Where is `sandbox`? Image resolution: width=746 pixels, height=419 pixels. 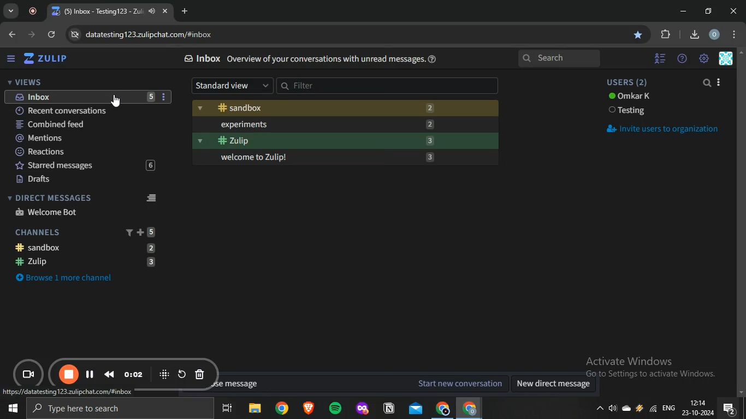 sandbox is located at coordinates (345, 109).